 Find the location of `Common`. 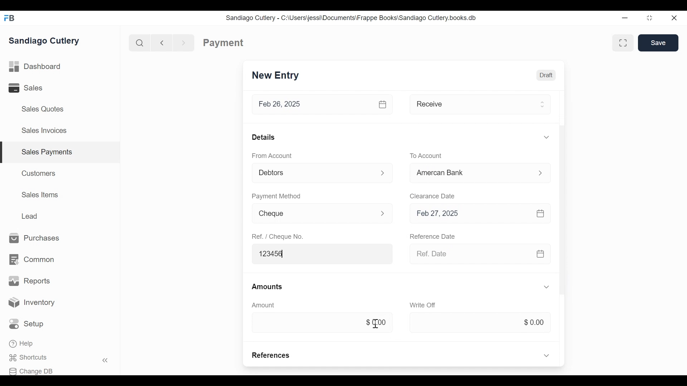

Common is located at coordinates (31, 260).